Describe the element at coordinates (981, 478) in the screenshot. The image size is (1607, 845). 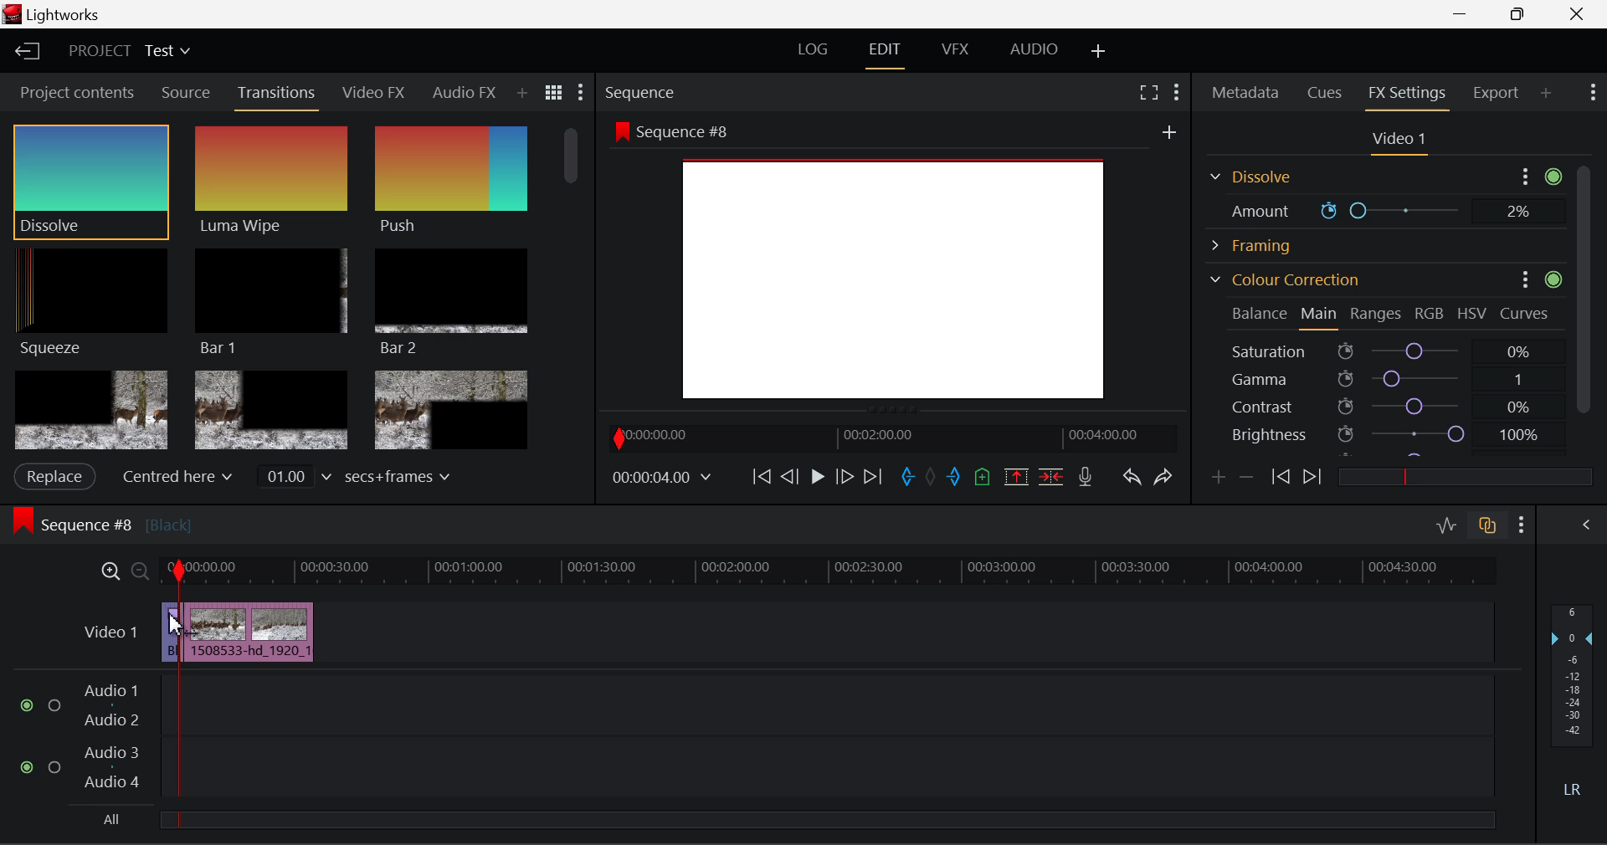
I see `Mark Cue` at that location.